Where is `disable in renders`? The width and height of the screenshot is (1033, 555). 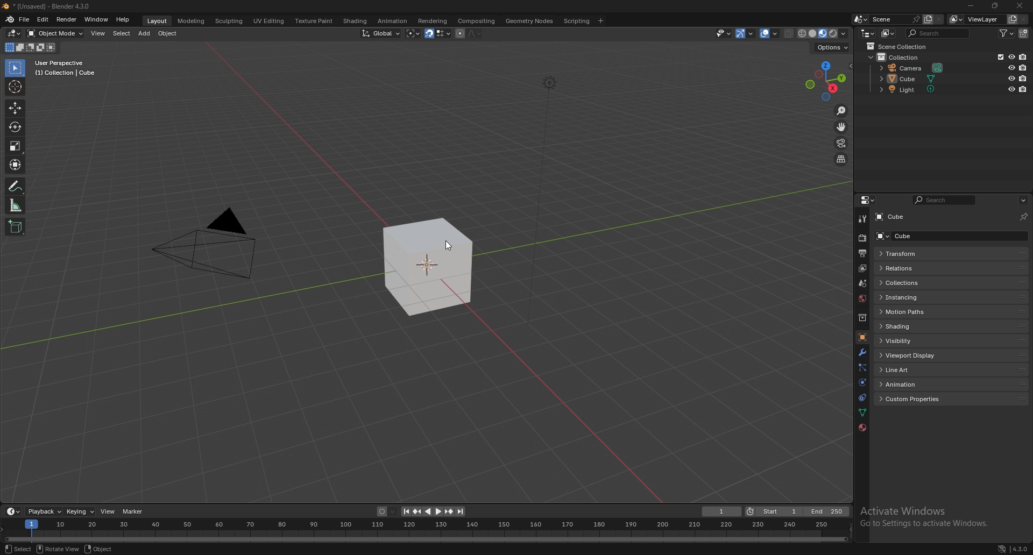
disable in renders is located at coordinates (1023, 89).